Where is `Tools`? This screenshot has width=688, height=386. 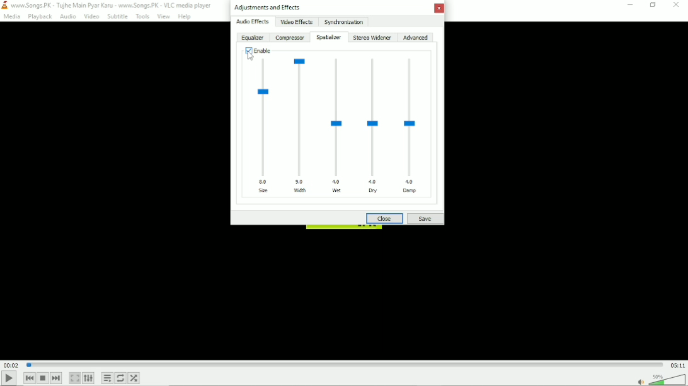
Tools is located at coordinates (142, 17).